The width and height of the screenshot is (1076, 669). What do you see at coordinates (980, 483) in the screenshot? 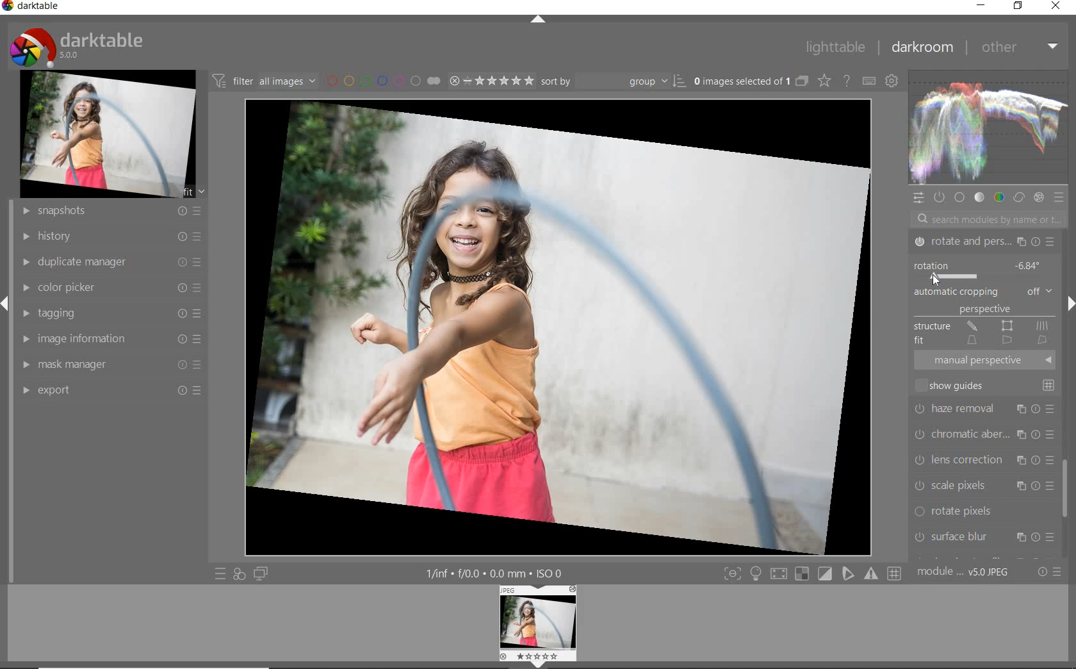
I see `scale pixels` at bounding box center [980, 483].